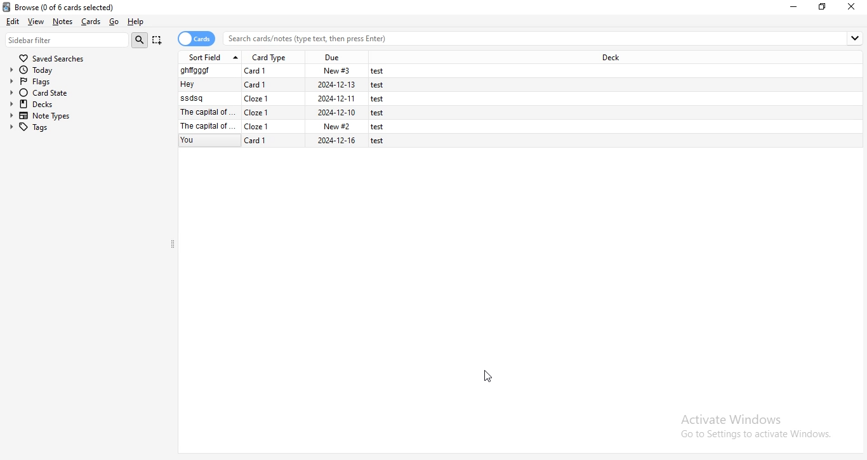  Describe the element at coordinates (83, 70) in the screenshot. I see `today` at that location.